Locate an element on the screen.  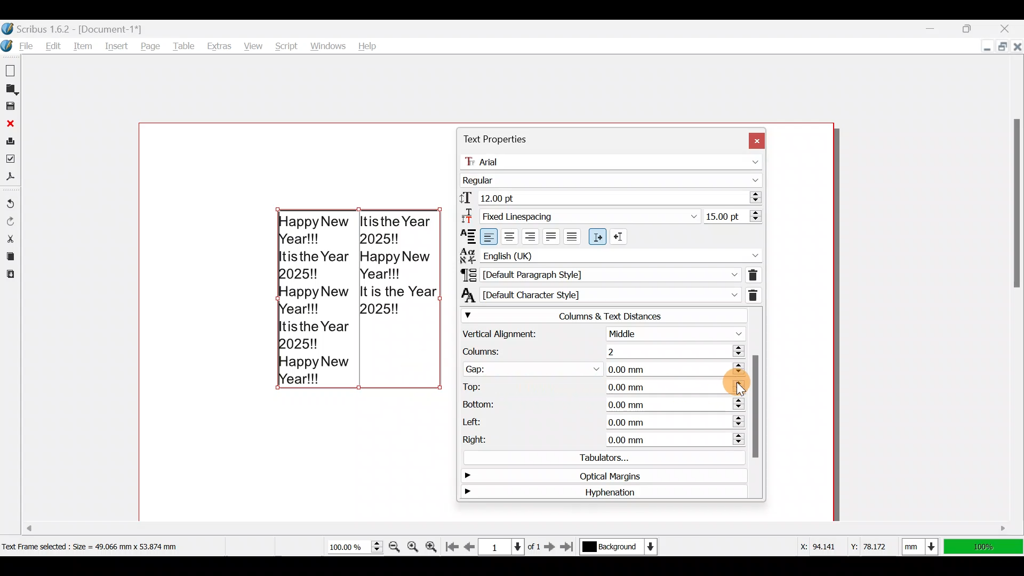
Scribus 1.6.2 is located at coordinates (74, 28).